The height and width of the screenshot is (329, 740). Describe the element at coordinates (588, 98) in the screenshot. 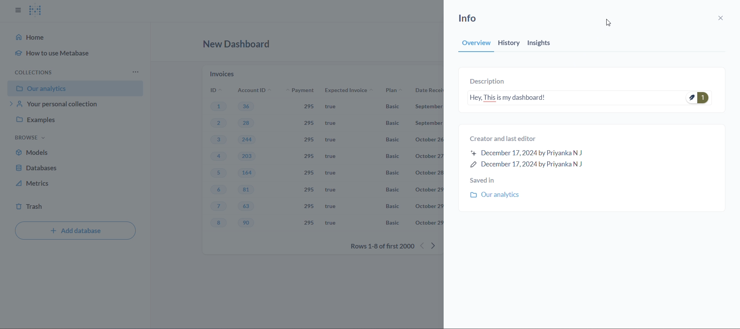

I see `Hey, This is my dashboard` at that location.